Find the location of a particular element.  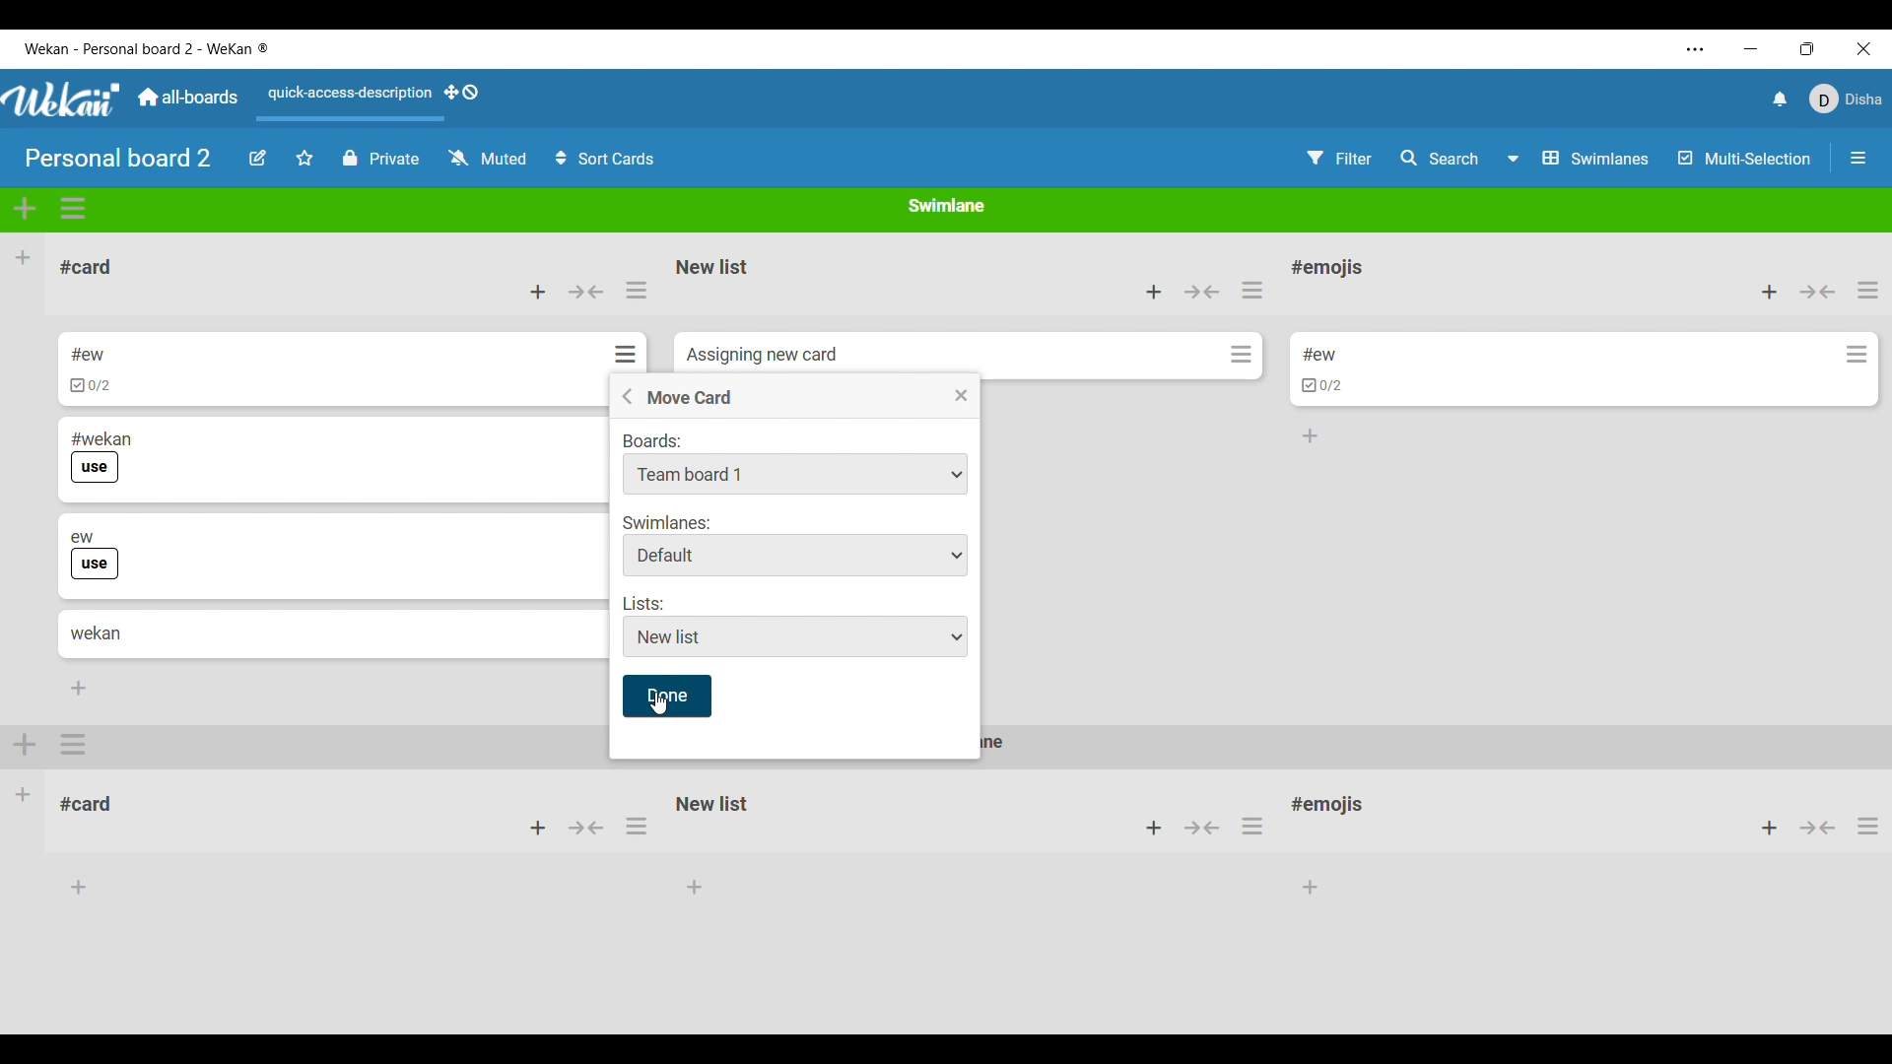

add is located at coordinates (537, 829).